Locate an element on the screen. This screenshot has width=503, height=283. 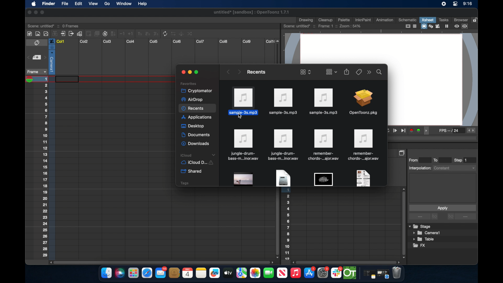
playhead is located at coordinates (31, 79).